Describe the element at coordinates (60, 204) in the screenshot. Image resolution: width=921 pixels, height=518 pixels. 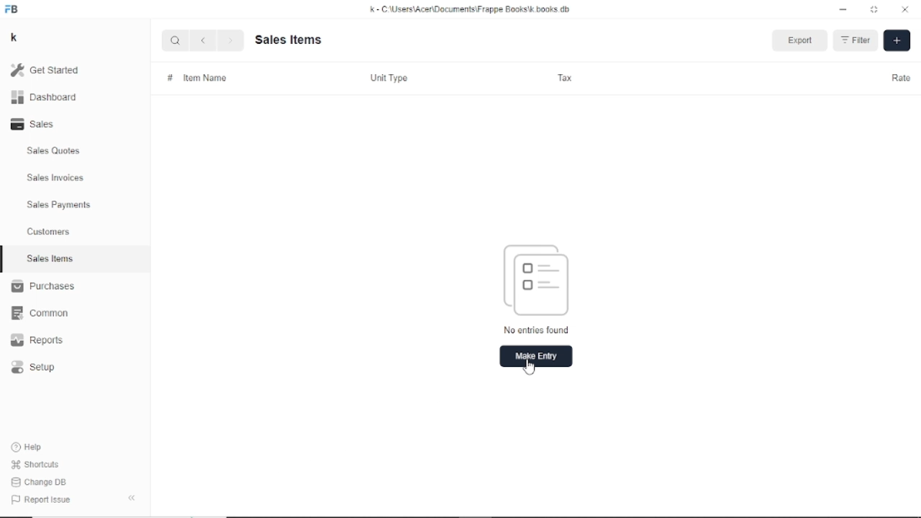
I see `Sales Payments` at that location.